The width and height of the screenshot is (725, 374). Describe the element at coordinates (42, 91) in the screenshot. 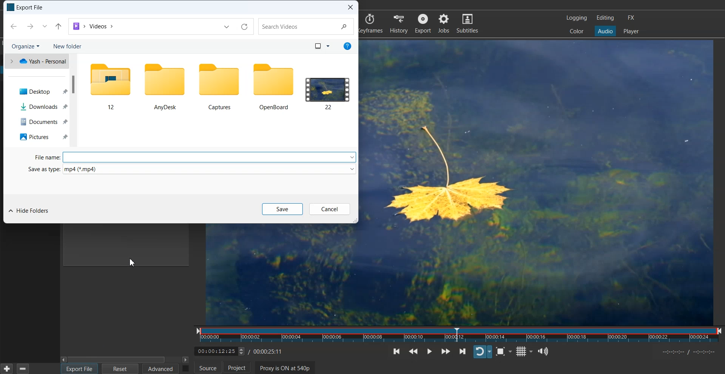

I see `Dekstop` at that location.